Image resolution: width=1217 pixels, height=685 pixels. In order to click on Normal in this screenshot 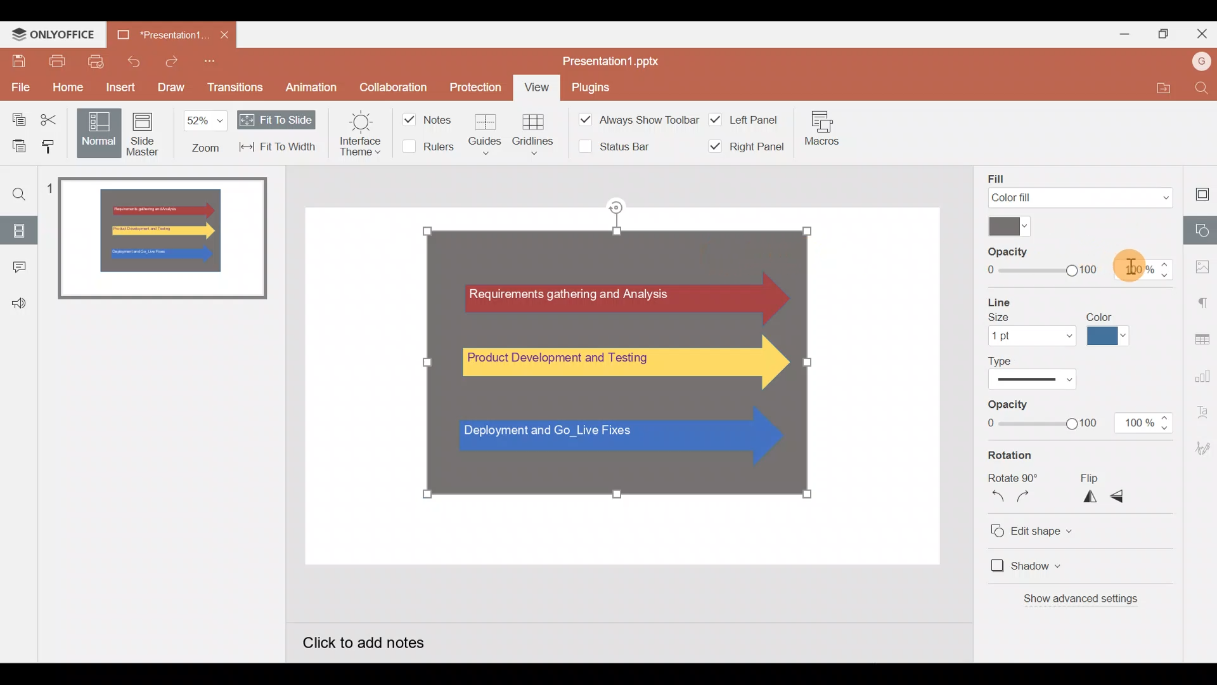, I will do `click(96, 132)`.